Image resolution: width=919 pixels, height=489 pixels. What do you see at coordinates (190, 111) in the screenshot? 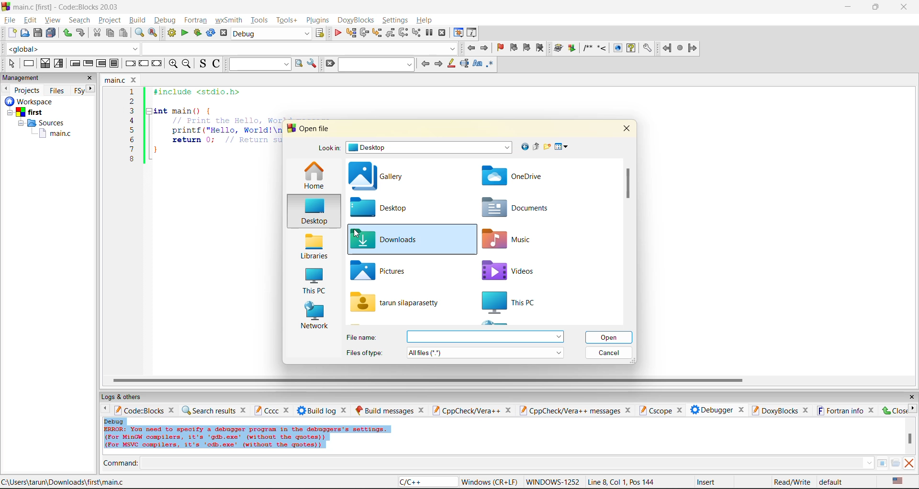
I see `int main(){` at bounding box center [190, 111].